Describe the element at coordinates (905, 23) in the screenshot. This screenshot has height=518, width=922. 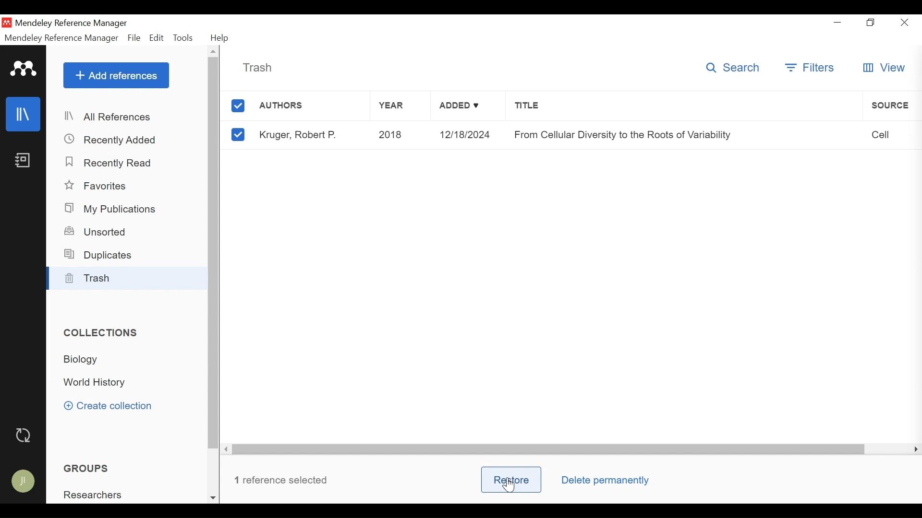
I see `Close` at that location.